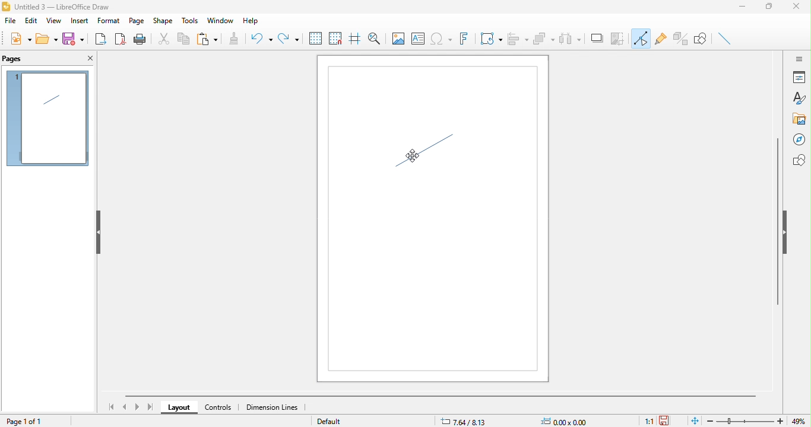  I want to click on insert, so click(78, 22).